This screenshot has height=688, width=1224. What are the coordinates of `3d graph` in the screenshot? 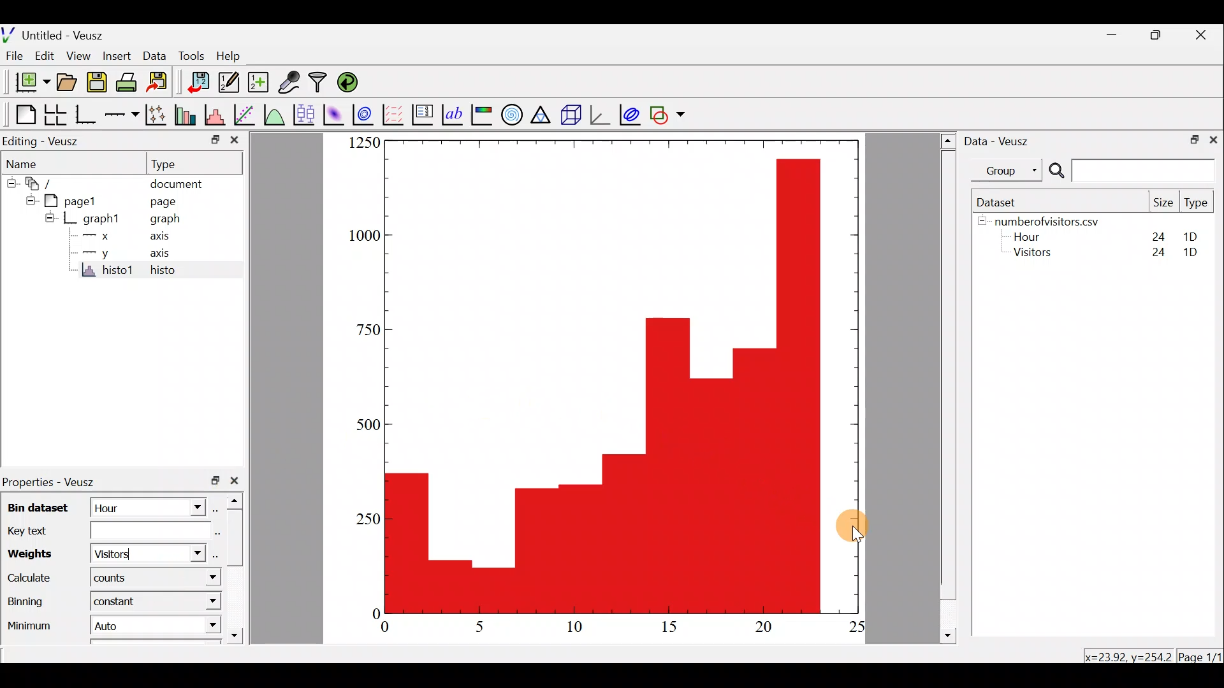 It's located at (602, 114).